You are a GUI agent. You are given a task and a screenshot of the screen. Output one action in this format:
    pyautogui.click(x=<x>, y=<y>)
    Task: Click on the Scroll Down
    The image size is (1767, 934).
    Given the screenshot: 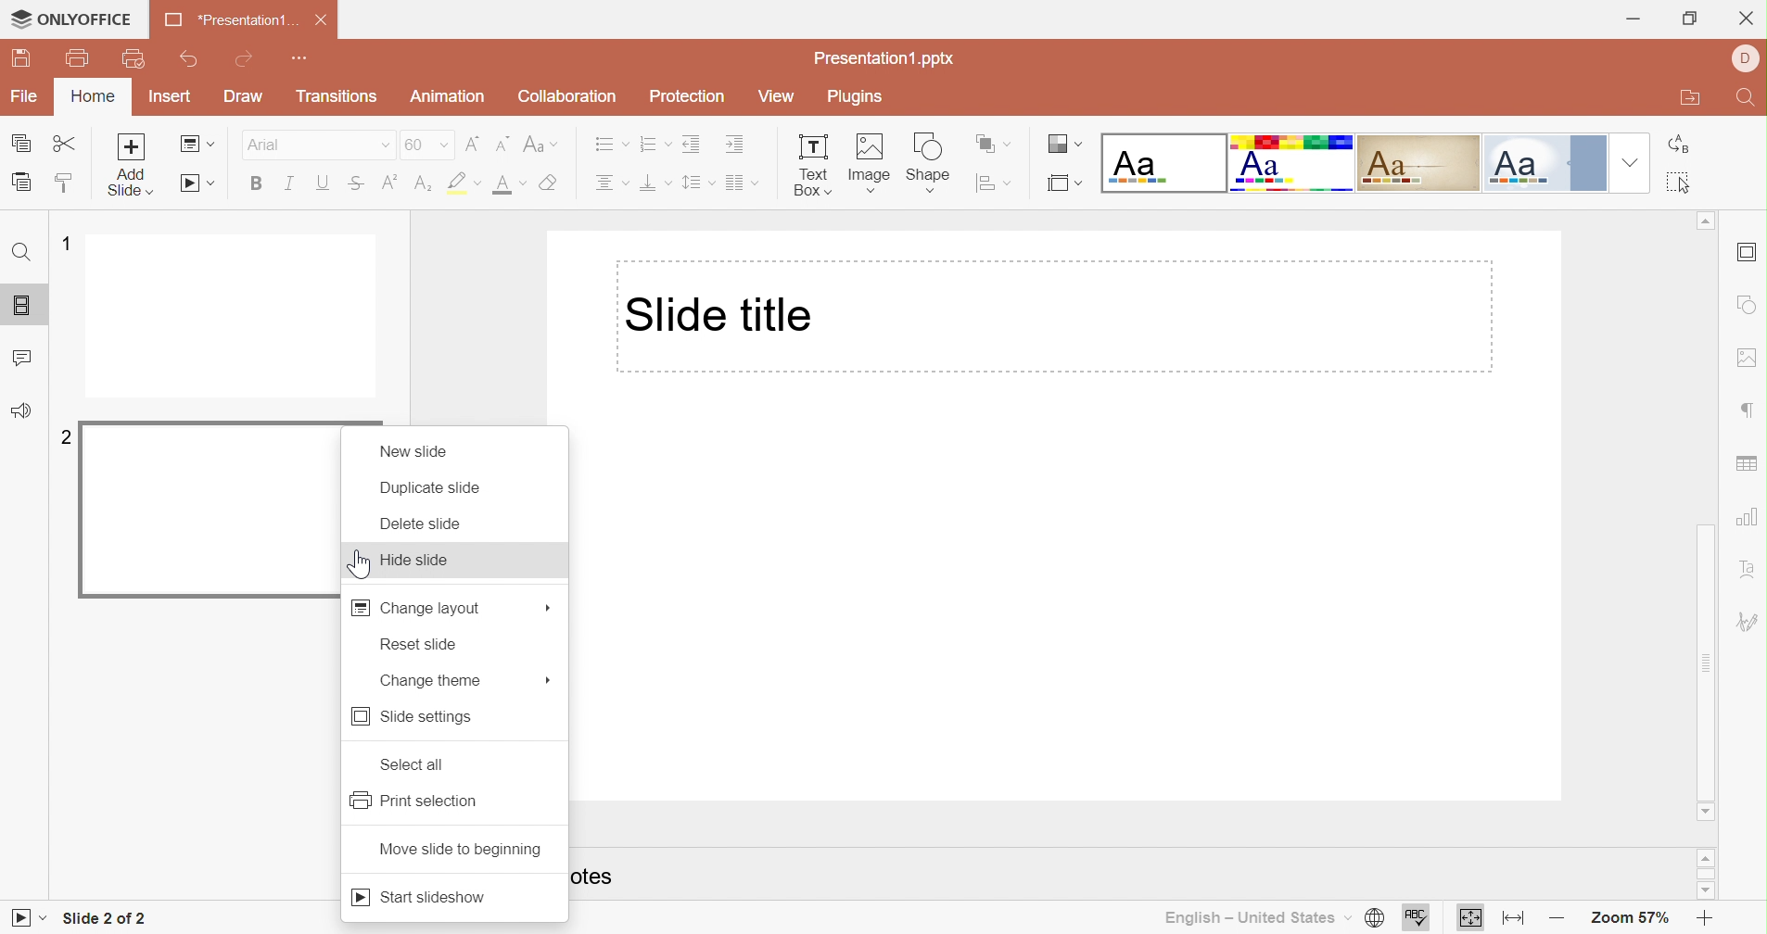 What is the action you would take?
    pyautogui.click(x=1704, y=812)
    